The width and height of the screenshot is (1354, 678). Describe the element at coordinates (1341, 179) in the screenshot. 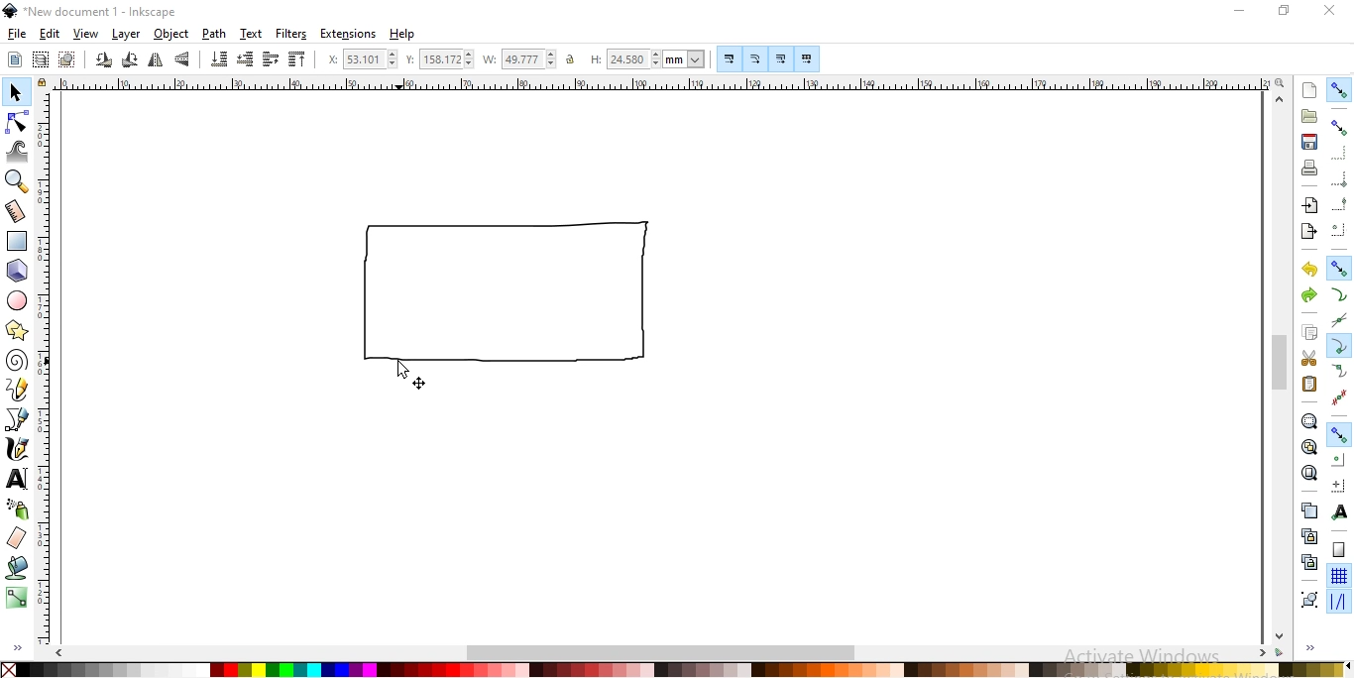

I see `snap bounding box corners` at that location.